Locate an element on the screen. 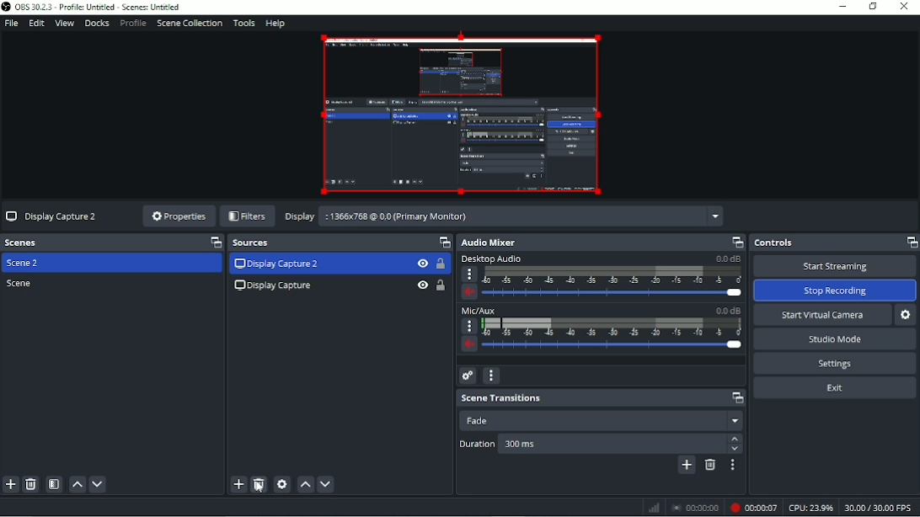 This screenshot has height=517, width=920. Audio Mixer is located at coordinates (602, 242).